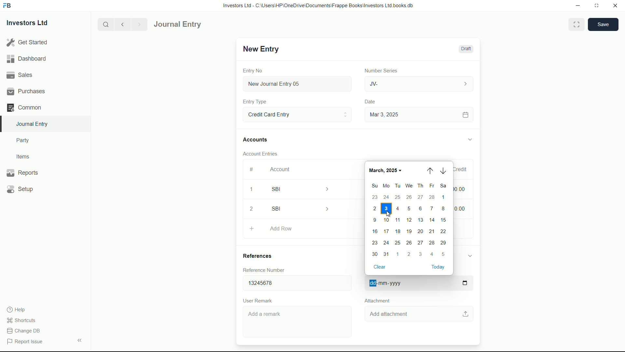  What do you see at coordinates (420, 83) in the screenshot?
I see `JV` at bounding box center [420, 83].